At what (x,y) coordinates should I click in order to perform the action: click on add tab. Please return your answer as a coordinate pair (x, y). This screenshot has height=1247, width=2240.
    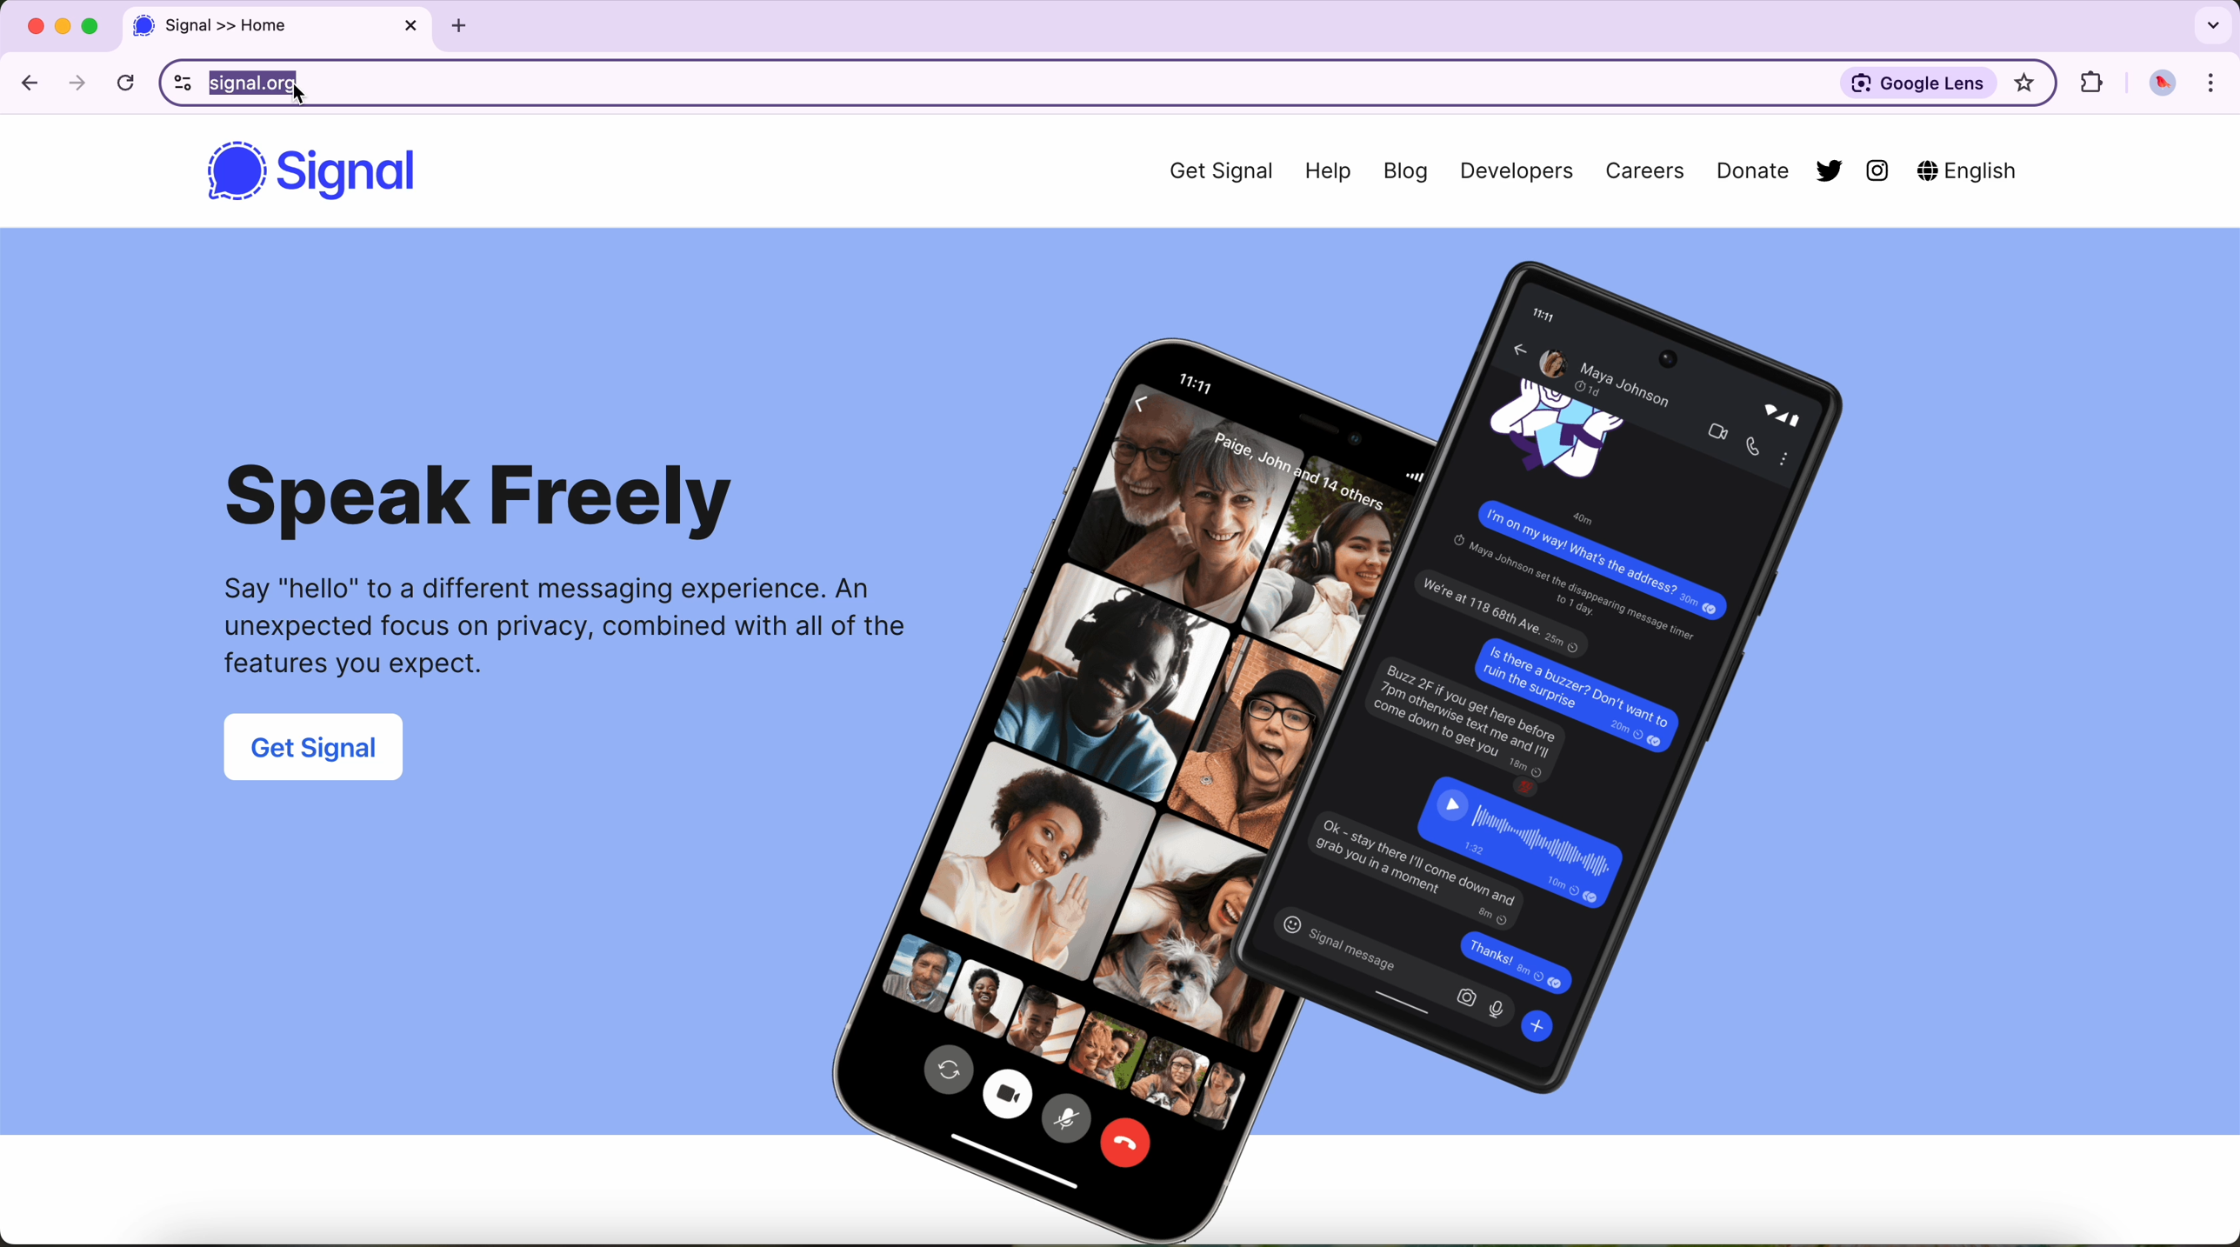
    Looking at the image, I should click on (457, 30).